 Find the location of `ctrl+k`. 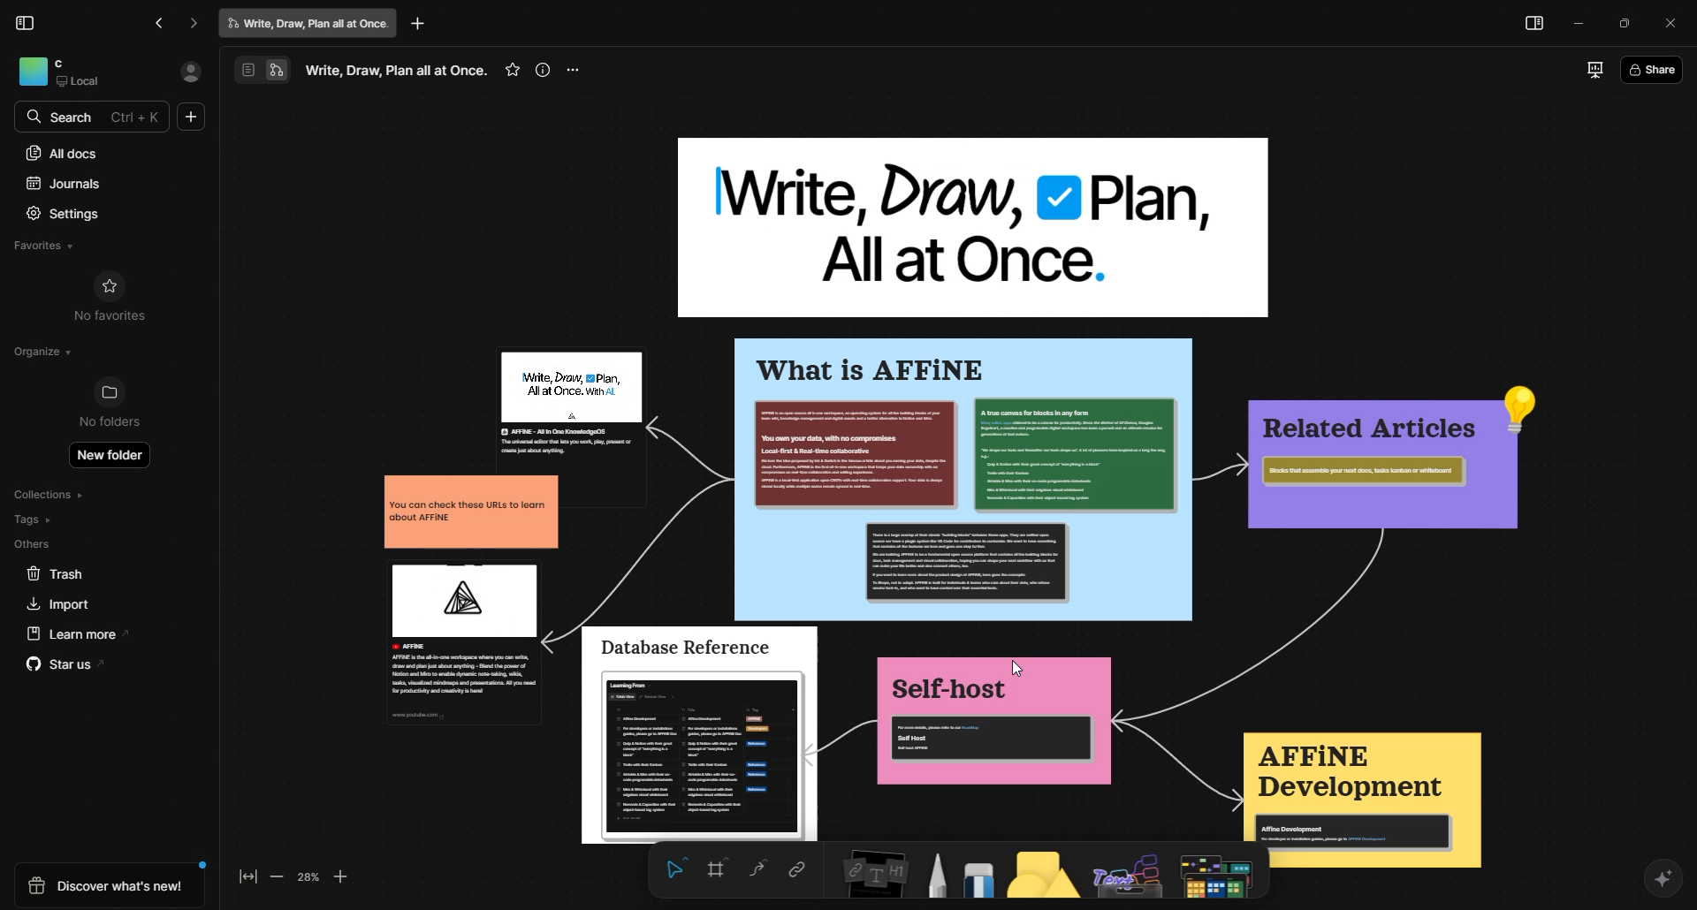

ctrl+k is located at coordinates (138, 117).